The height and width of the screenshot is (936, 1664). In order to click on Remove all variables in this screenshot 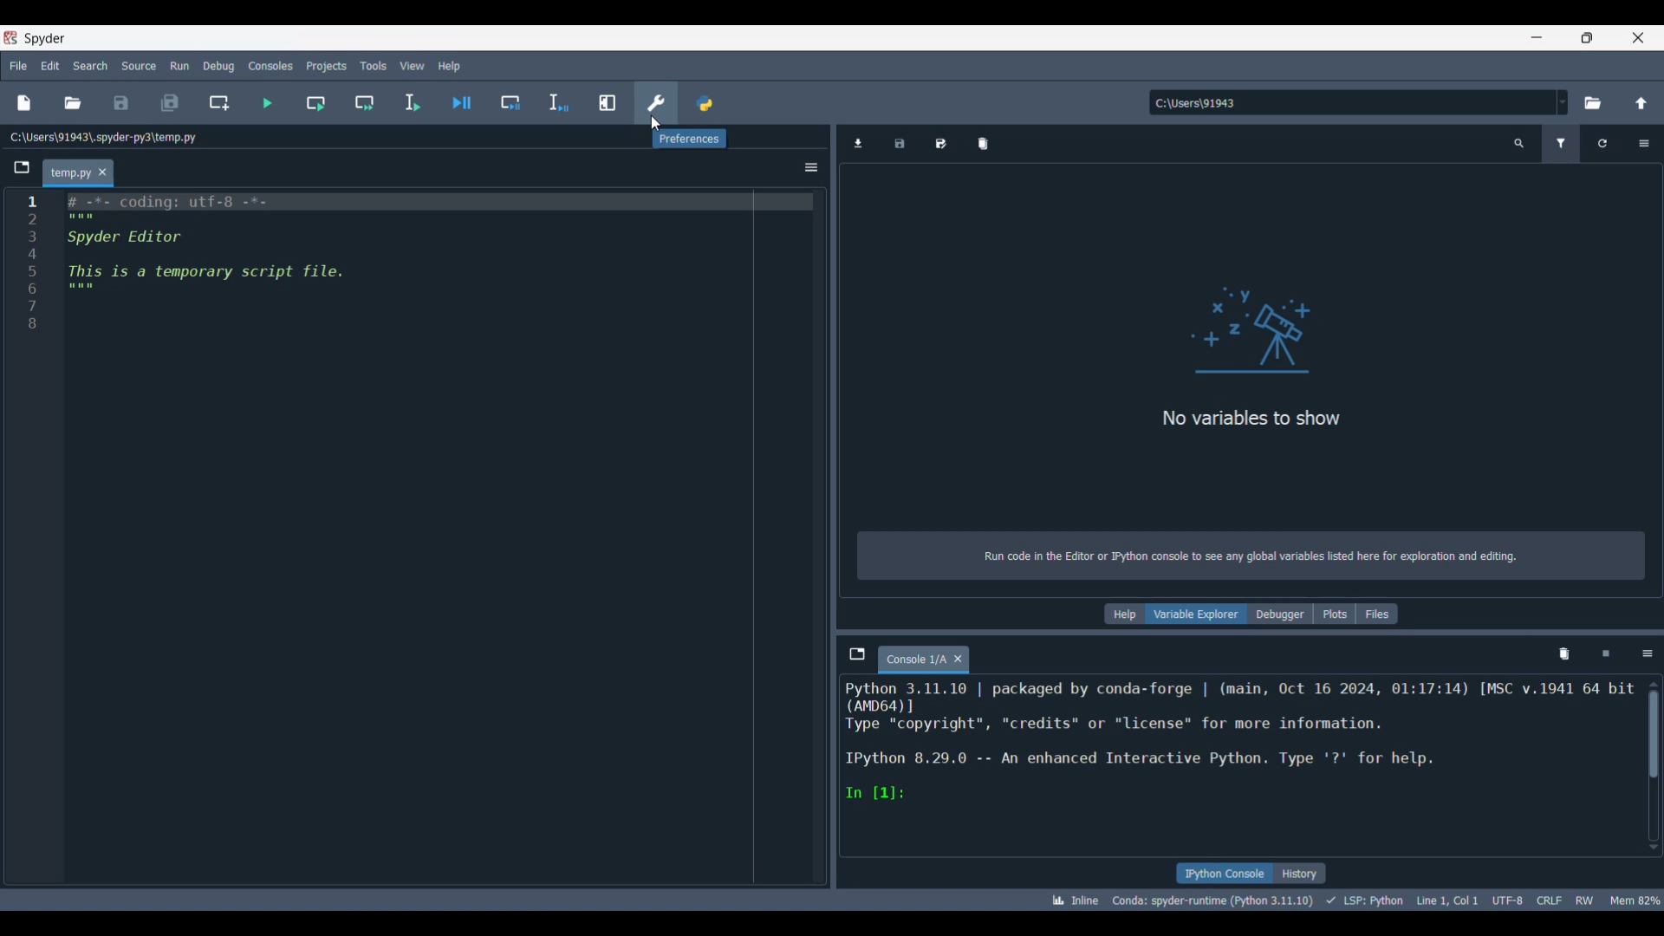, I will do `click(983, 144)`.